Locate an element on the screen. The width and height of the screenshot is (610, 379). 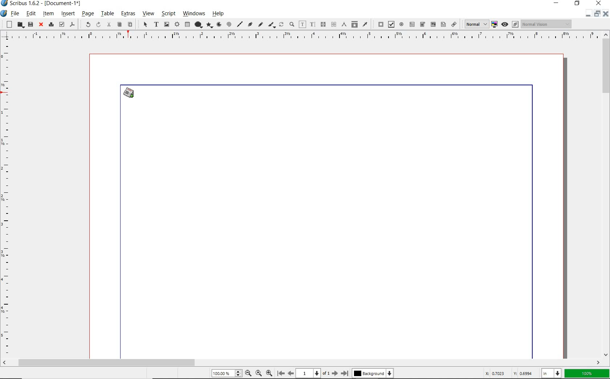
calligraphic line is located at coordinates (272, 25).